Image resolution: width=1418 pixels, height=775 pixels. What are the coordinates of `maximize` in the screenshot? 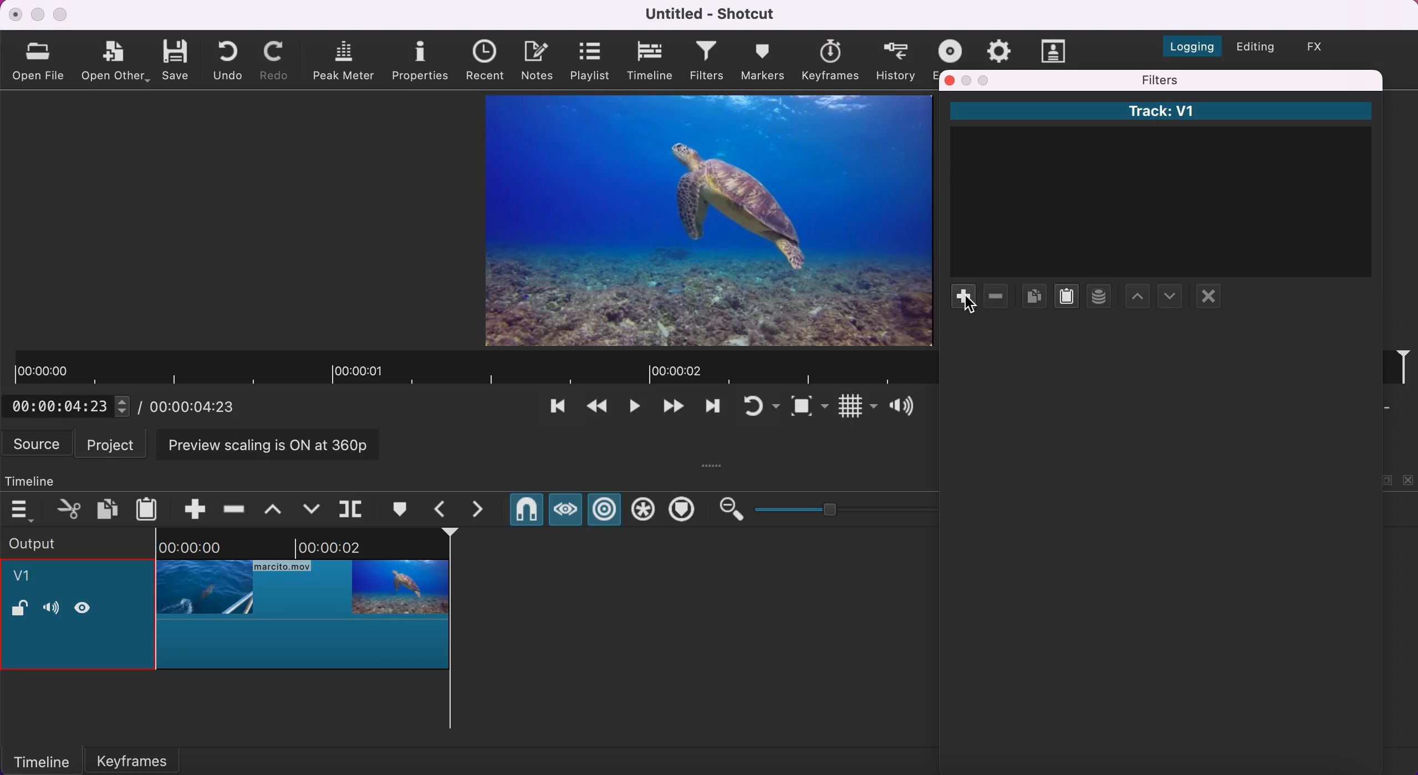 It's located at (986, 80).